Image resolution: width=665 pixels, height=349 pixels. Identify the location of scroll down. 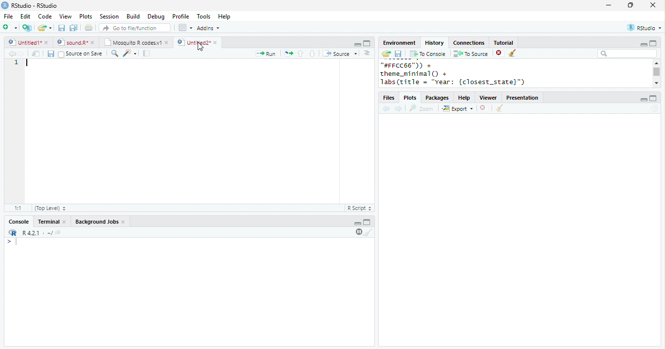
(656, 83).